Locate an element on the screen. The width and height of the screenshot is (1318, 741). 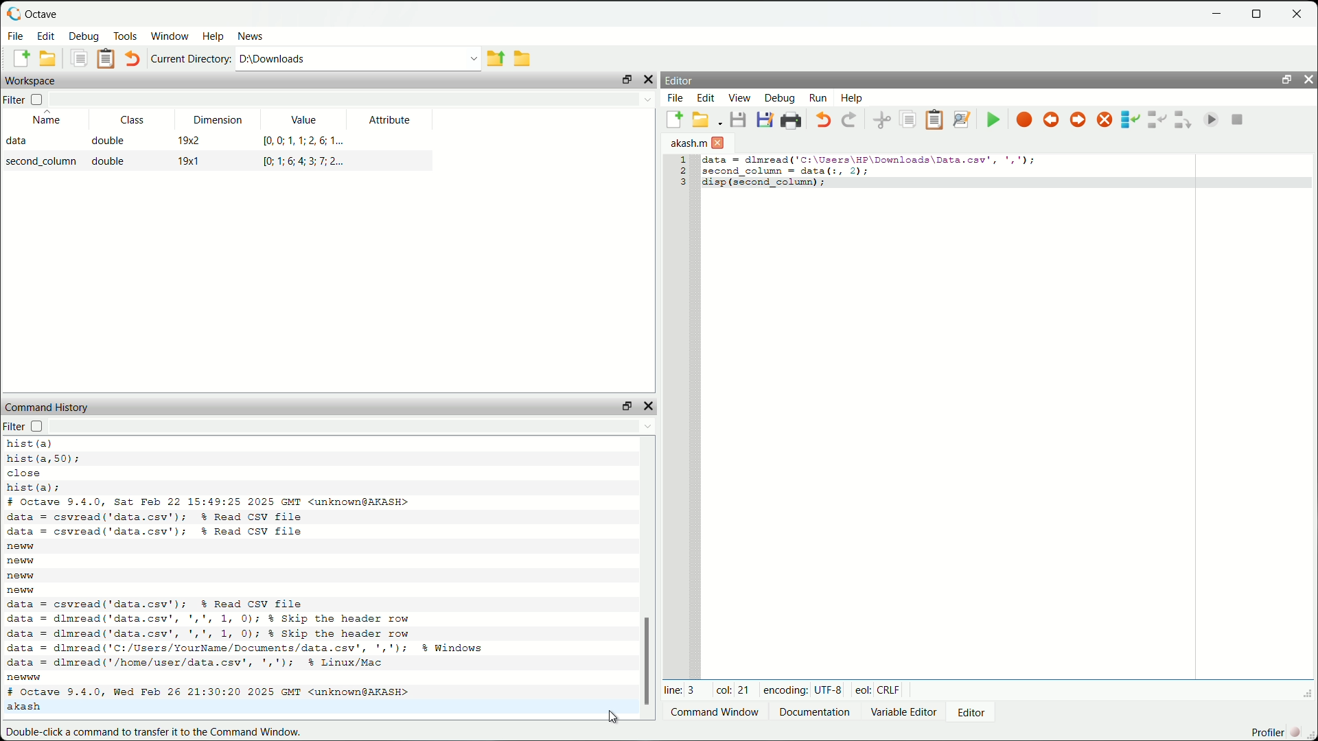
redo is located at coordinates (851, 121).